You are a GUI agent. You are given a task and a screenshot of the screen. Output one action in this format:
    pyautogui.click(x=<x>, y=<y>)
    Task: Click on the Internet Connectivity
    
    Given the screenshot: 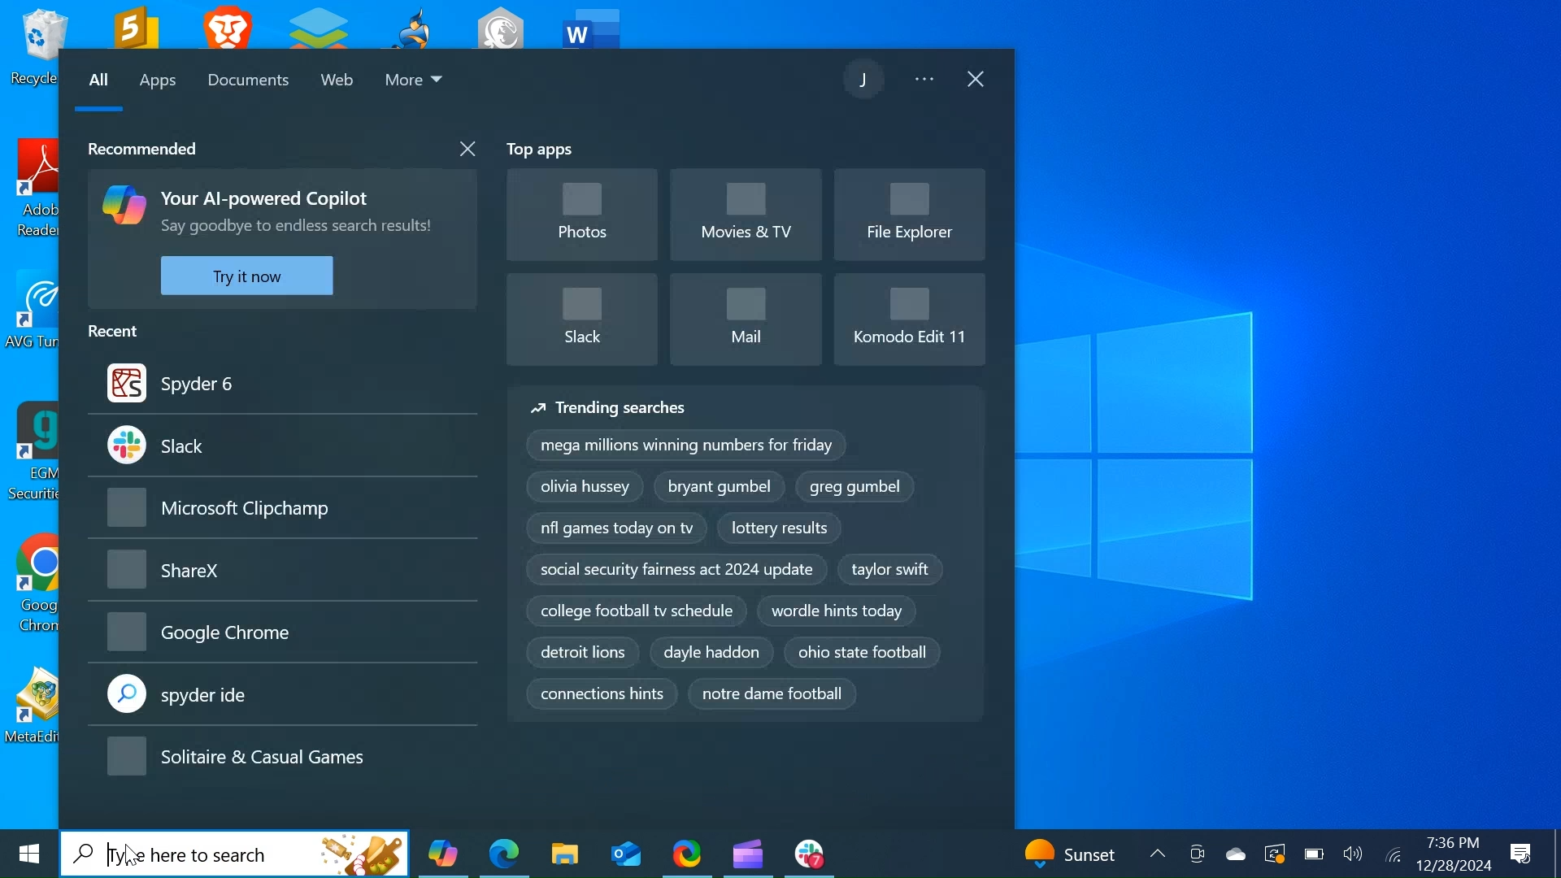 What is the action you would take?
    pyautogui.click(x=1391, y=855)
    